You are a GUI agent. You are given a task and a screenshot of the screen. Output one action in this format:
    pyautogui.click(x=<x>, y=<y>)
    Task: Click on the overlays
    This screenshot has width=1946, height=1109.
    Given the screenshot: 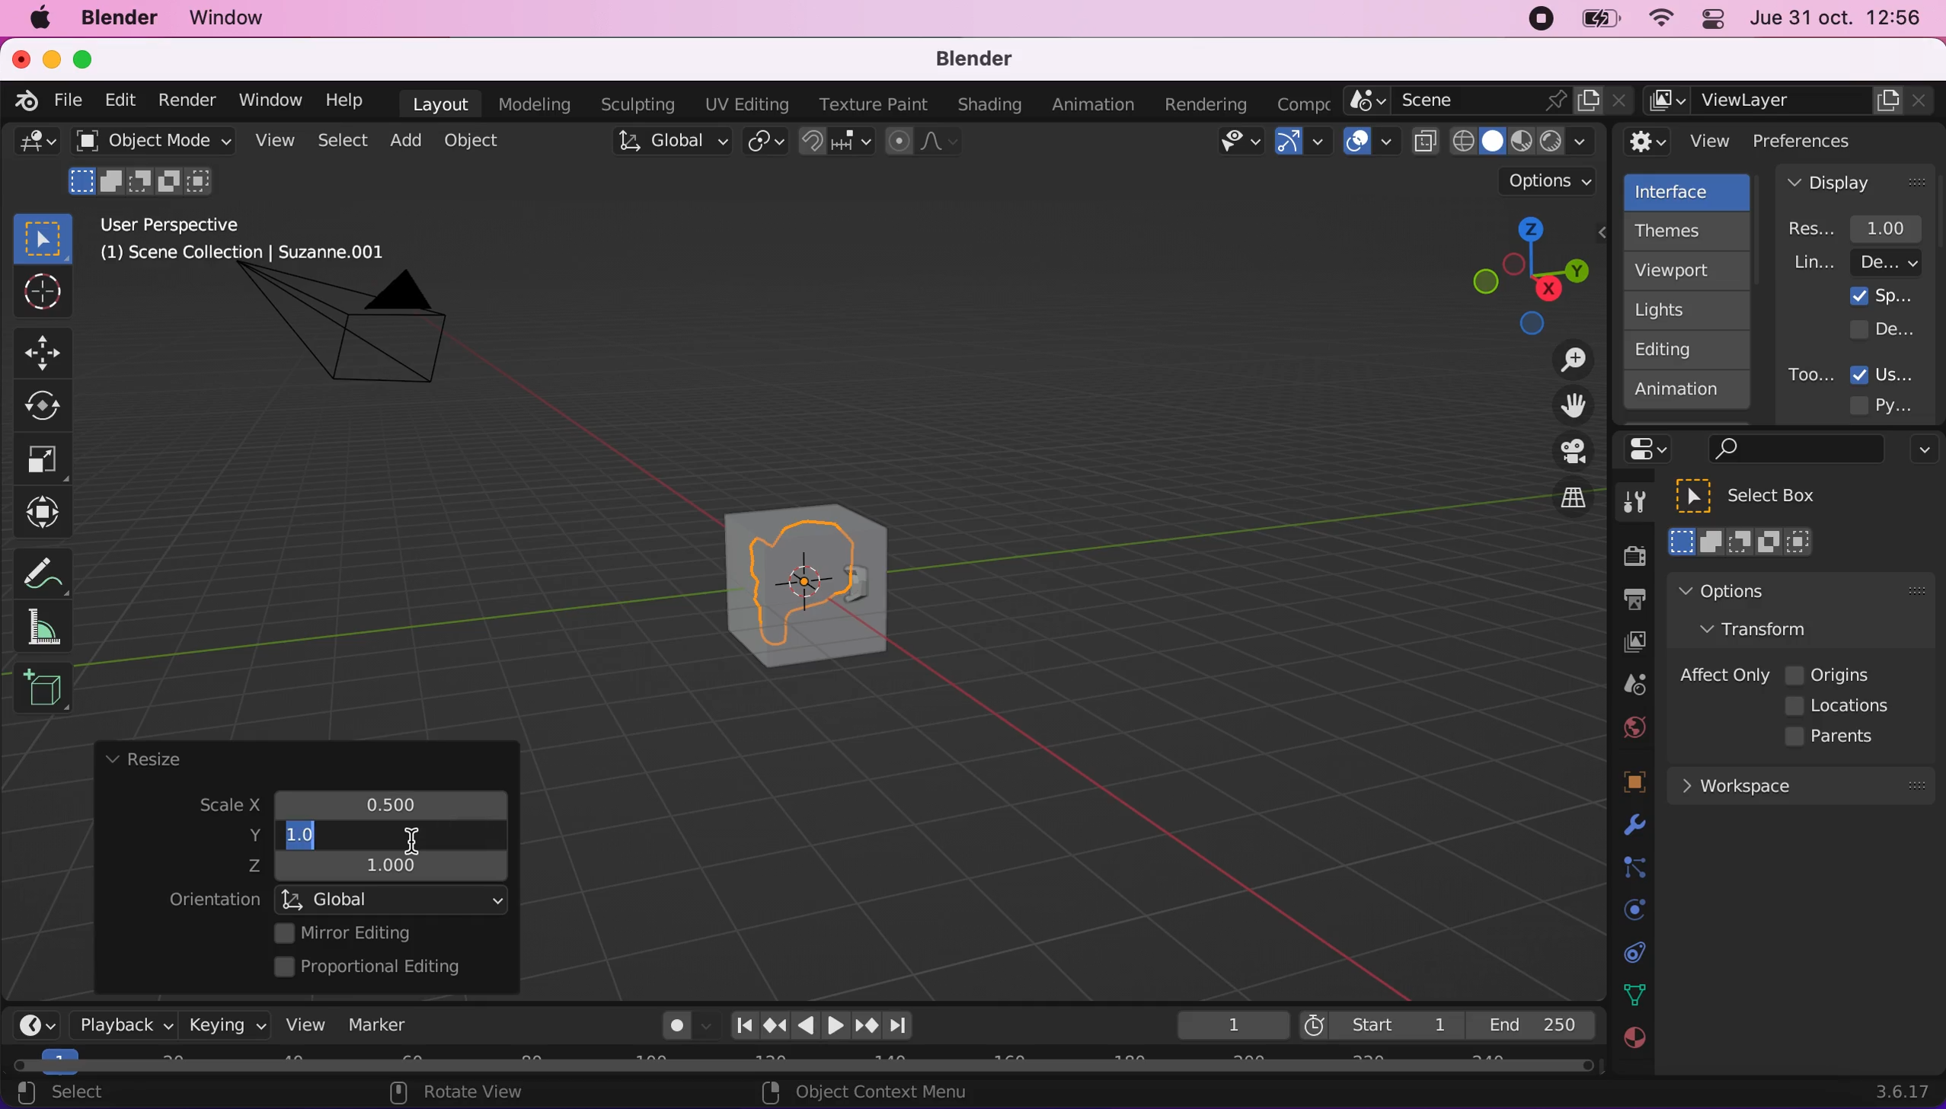 What is the action you would take?
    pyautogui.click(x=1371, y=142)
    